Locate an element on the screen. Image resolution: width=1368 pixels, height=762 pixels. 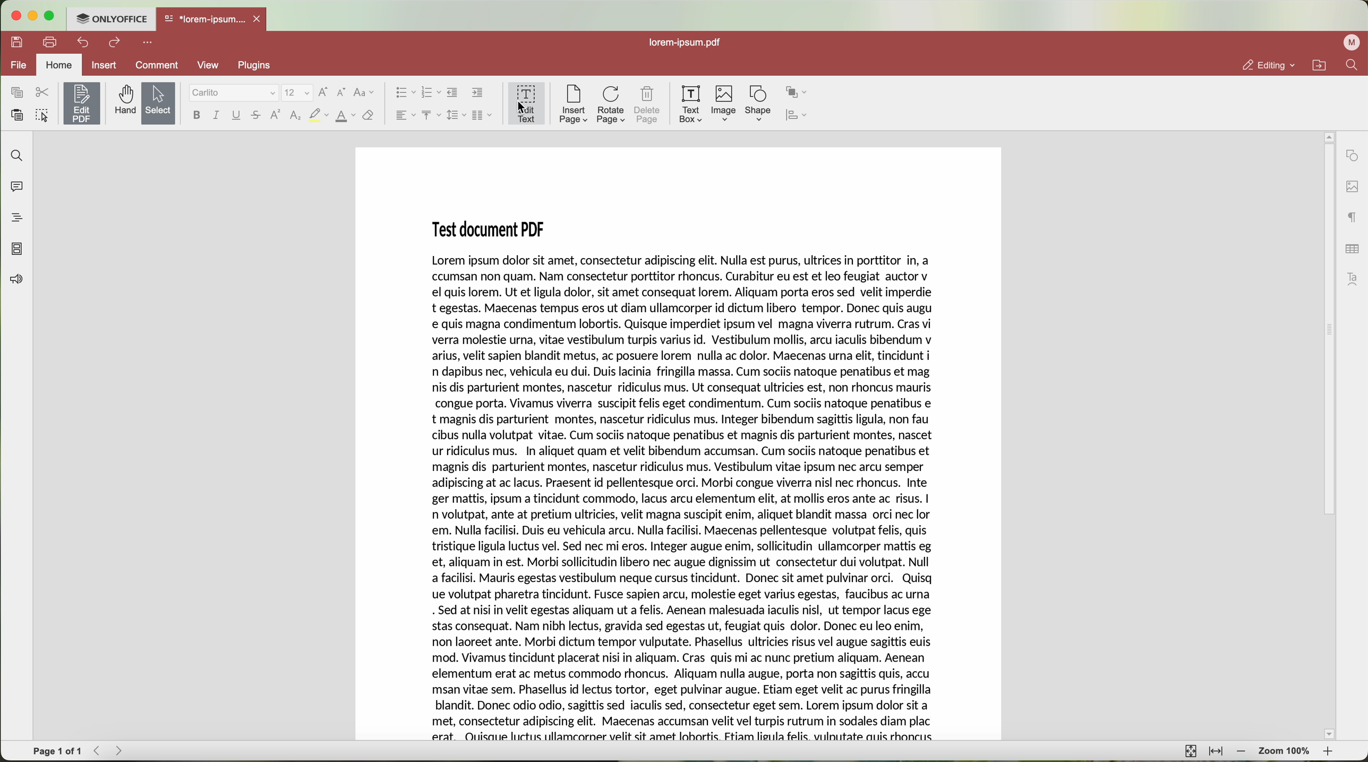
change case is located at coordinates (365, 92).